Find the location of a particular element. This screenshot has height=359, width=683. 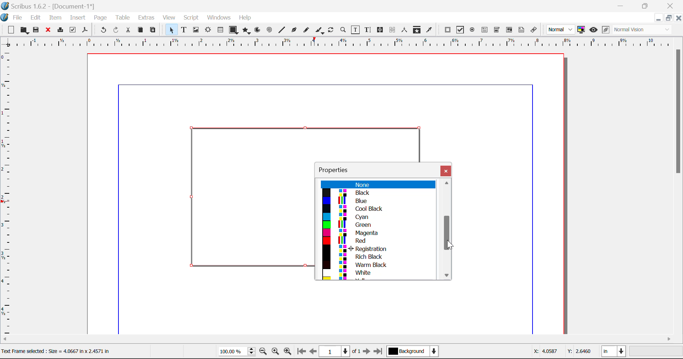

Extras is located at coordinates (147, 18).